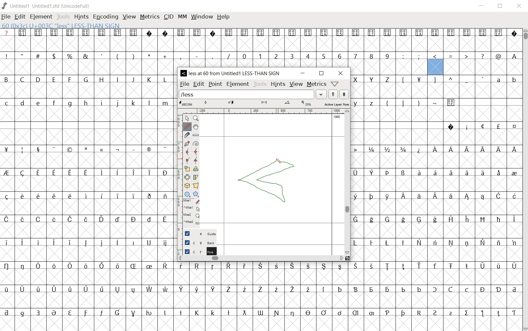 The width and height of the screenshot is (528, 331). Describe the element at coordinates (90, 148) in the screenshot. I see `symbols` at that location.